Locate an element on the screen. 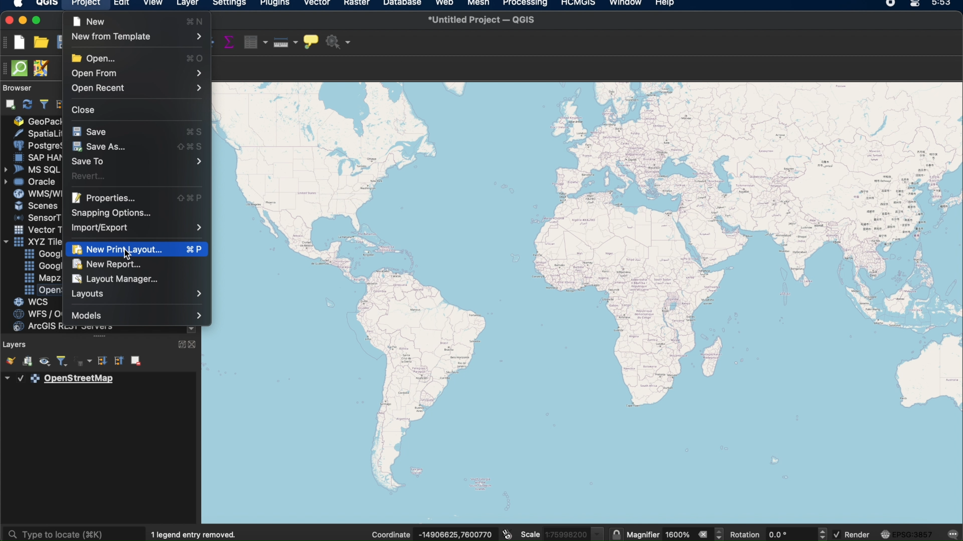 The height and width of the screenshot is (541, 963). open street map is located at coordinates (589, 303).